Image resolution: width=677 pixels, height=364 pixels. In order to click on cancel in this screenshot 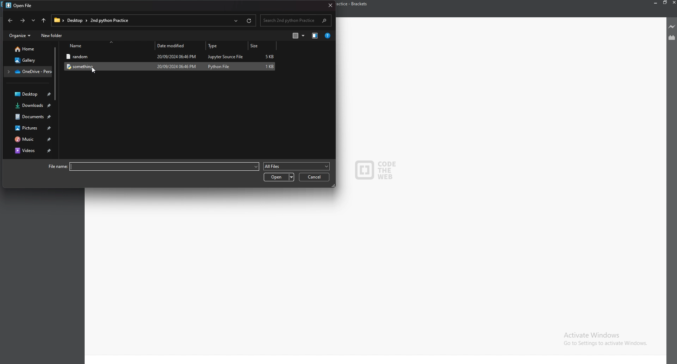, I will do `click(314, 177)`.